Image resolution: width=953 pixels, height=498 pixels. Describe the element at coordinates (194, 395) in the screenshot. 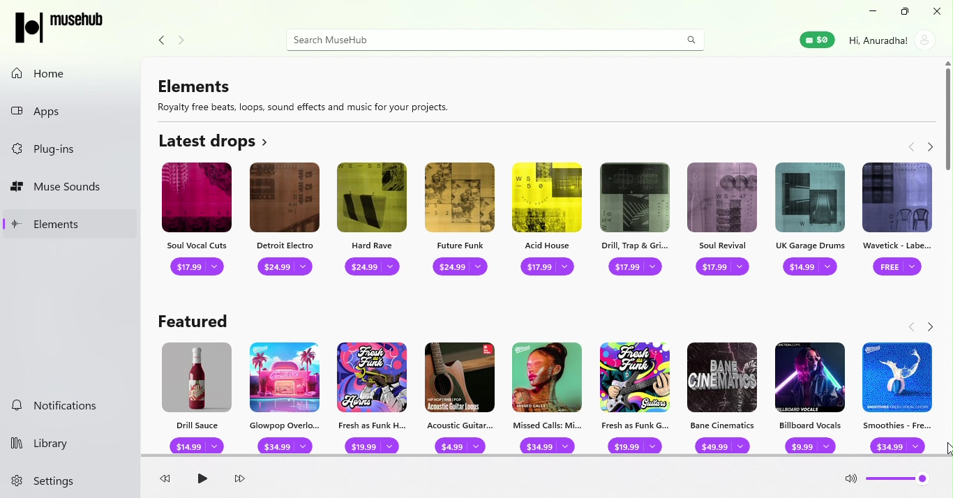

I see `Drill sauce` at that location.